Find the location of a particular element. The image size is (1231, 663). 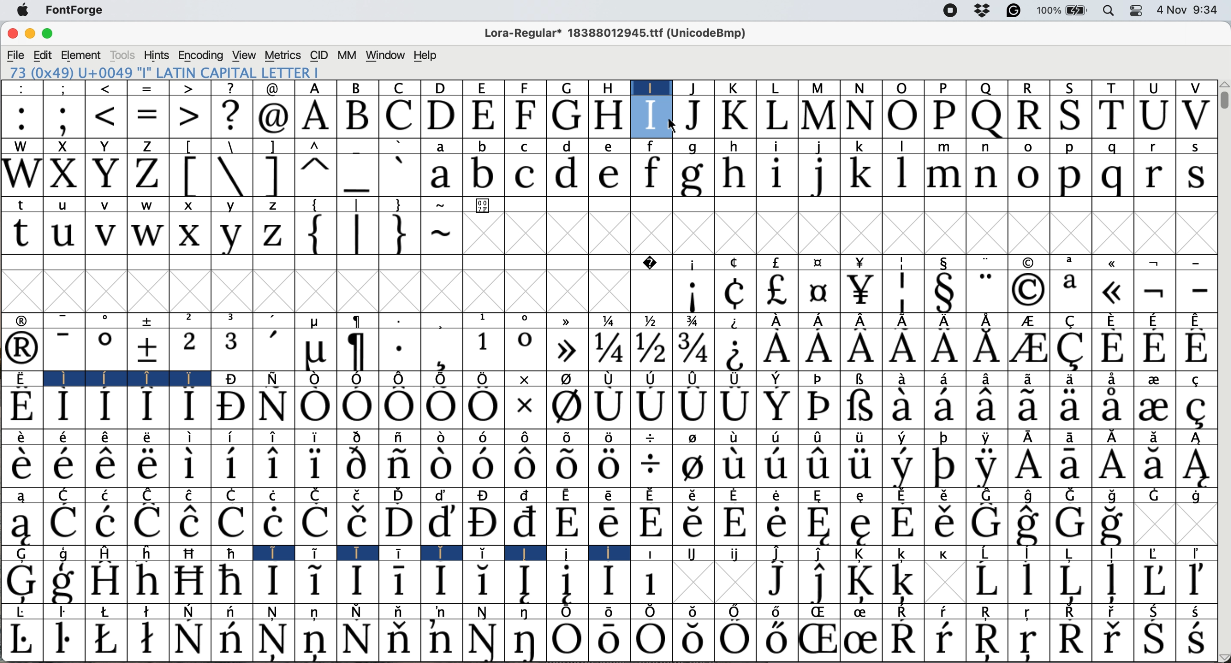

y is located at coordinates (231, 205).